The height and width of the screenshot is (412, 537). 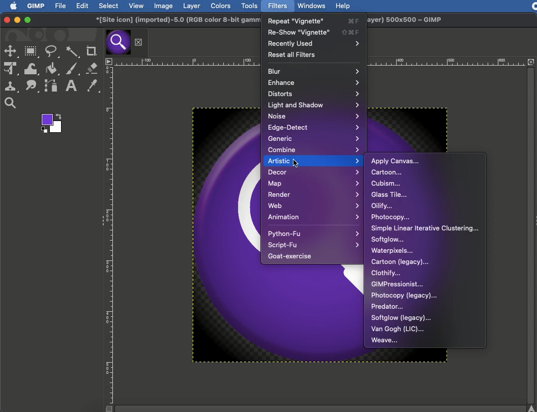 I want to click on Weave, so click(x=385, y=340).